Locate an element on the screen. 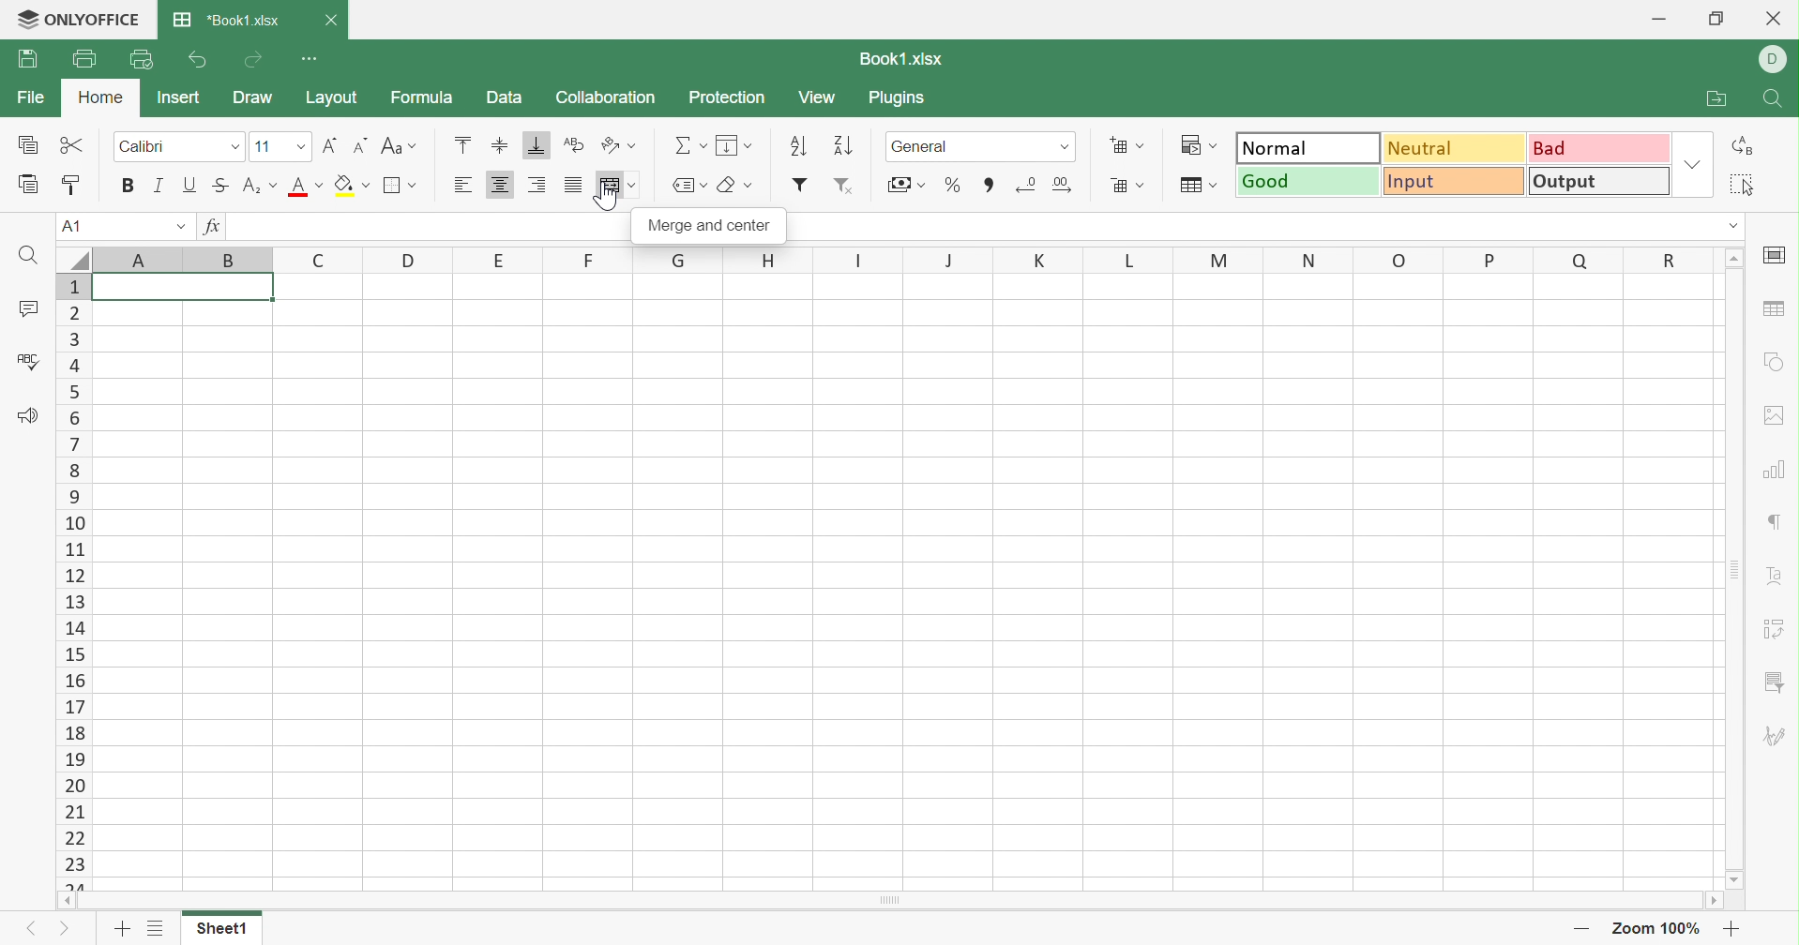  Pivot Table settings is located at coordinates (1774, 626).